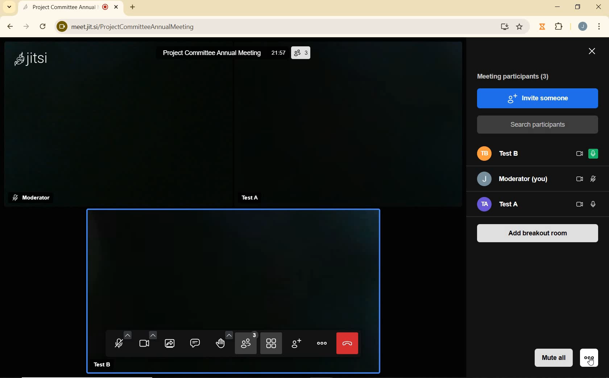 The image size is (609, 378). What do you see at coordinates (9, 27) in the screenshot?
I see `BACK` at bounding box center [9, 27].